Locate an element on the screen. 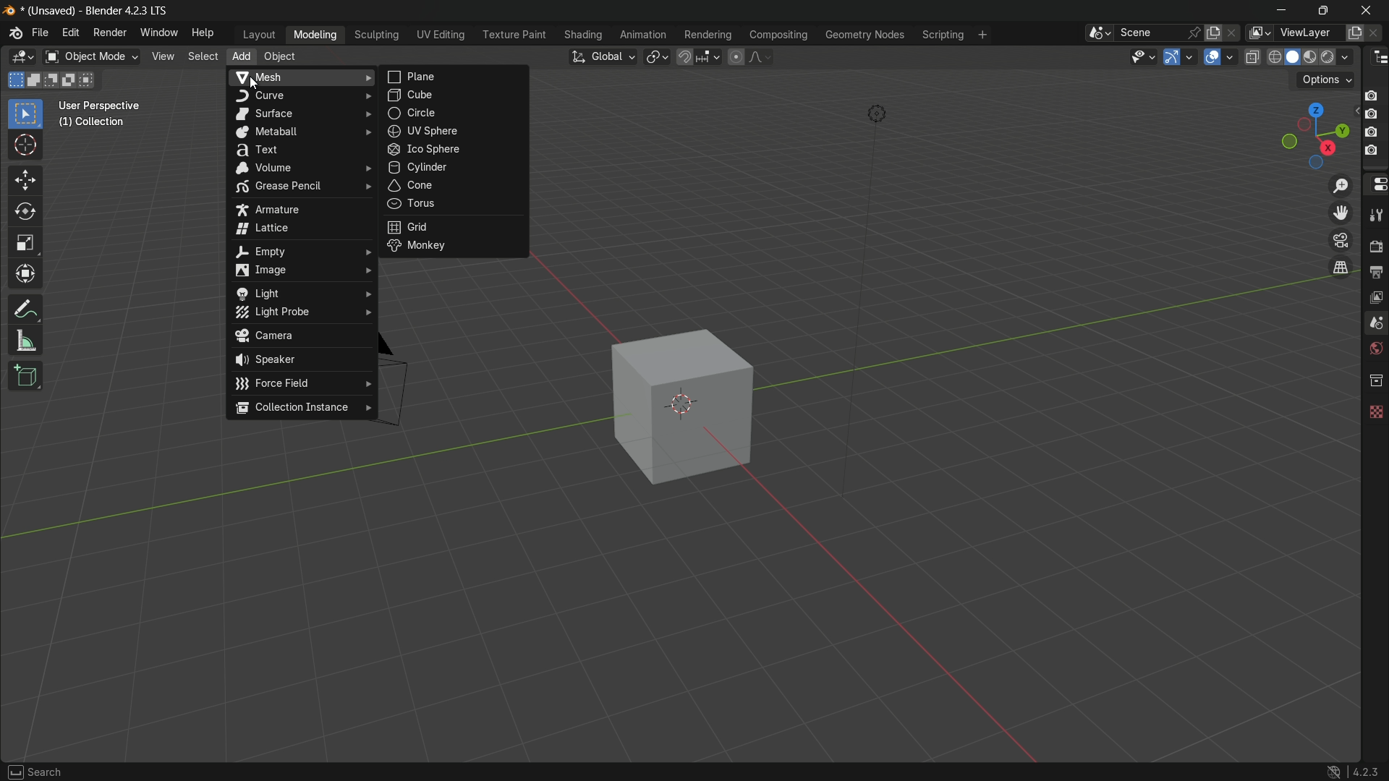 This screenshot has width=1389, height=781. ico sphere is located at coordinates (455, 150).